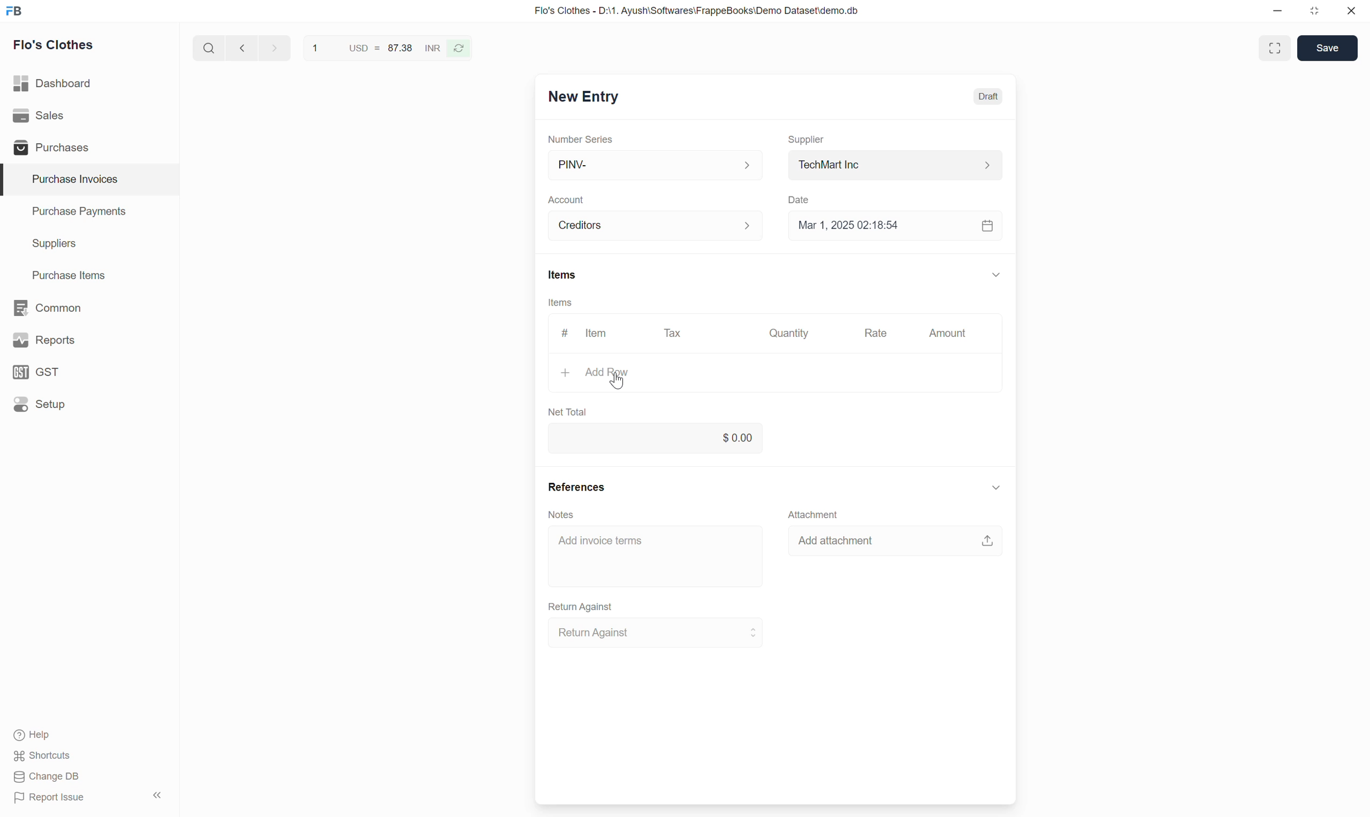 The height and width of the screenshot is (817, 1370). What do you see at coordinates (90, 244) in the screenshot?
I see `Suppliers` at bounding box center [90, 244].